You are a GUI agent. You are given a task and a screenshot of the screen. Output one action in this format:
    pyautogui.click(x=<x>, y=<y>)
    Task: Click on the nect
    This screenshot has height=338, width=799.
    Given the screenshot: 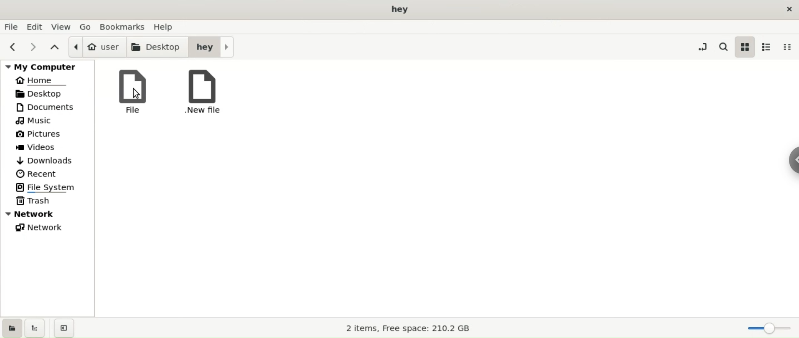 What is the action you would take?
    pyautogui.click(x=32, y=46)
    